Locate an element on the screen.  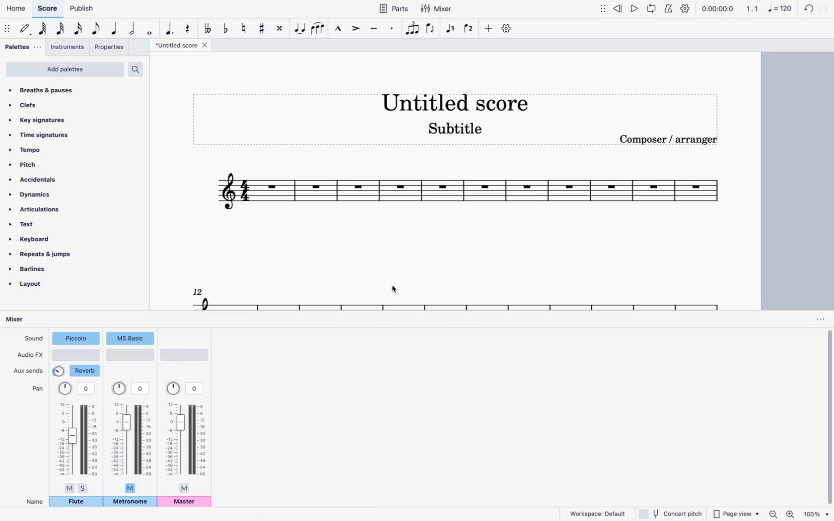
pan is located at coordinates (37, 388).